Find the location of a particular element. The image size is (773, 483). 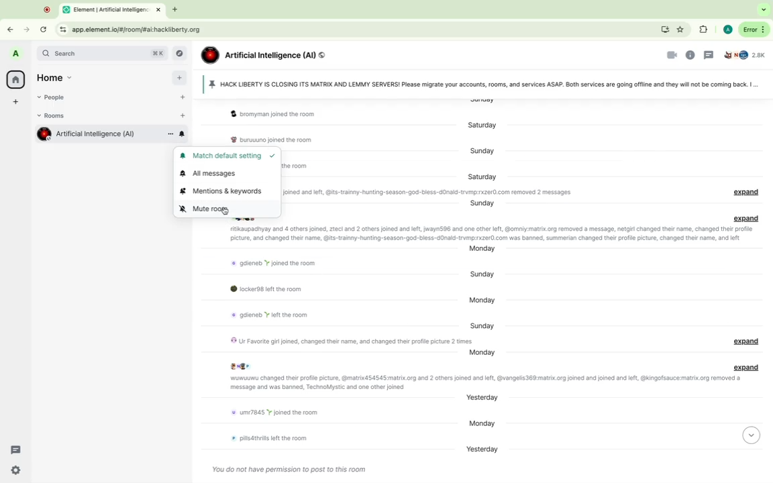

Day is located at coordinates (485, 398).